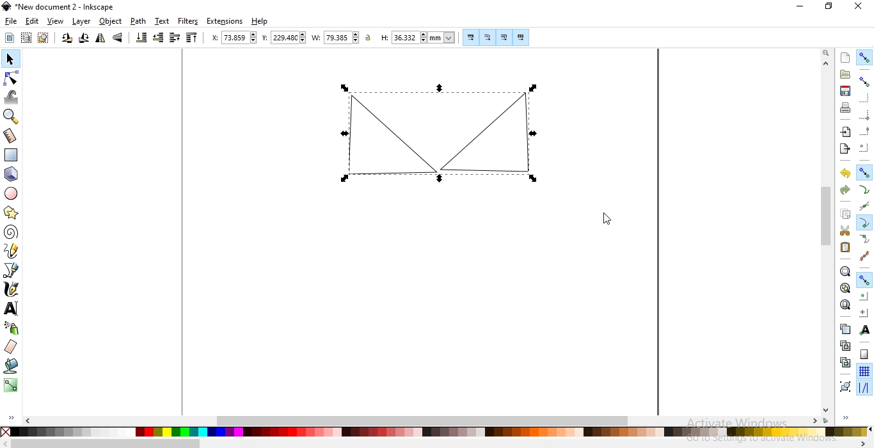 This screenshot has height=448, width=874. What do you see at coordinates (12, 328) in the screenshot?
I see `spray objects by sculpting or painting` at bounding box center [12, 328].